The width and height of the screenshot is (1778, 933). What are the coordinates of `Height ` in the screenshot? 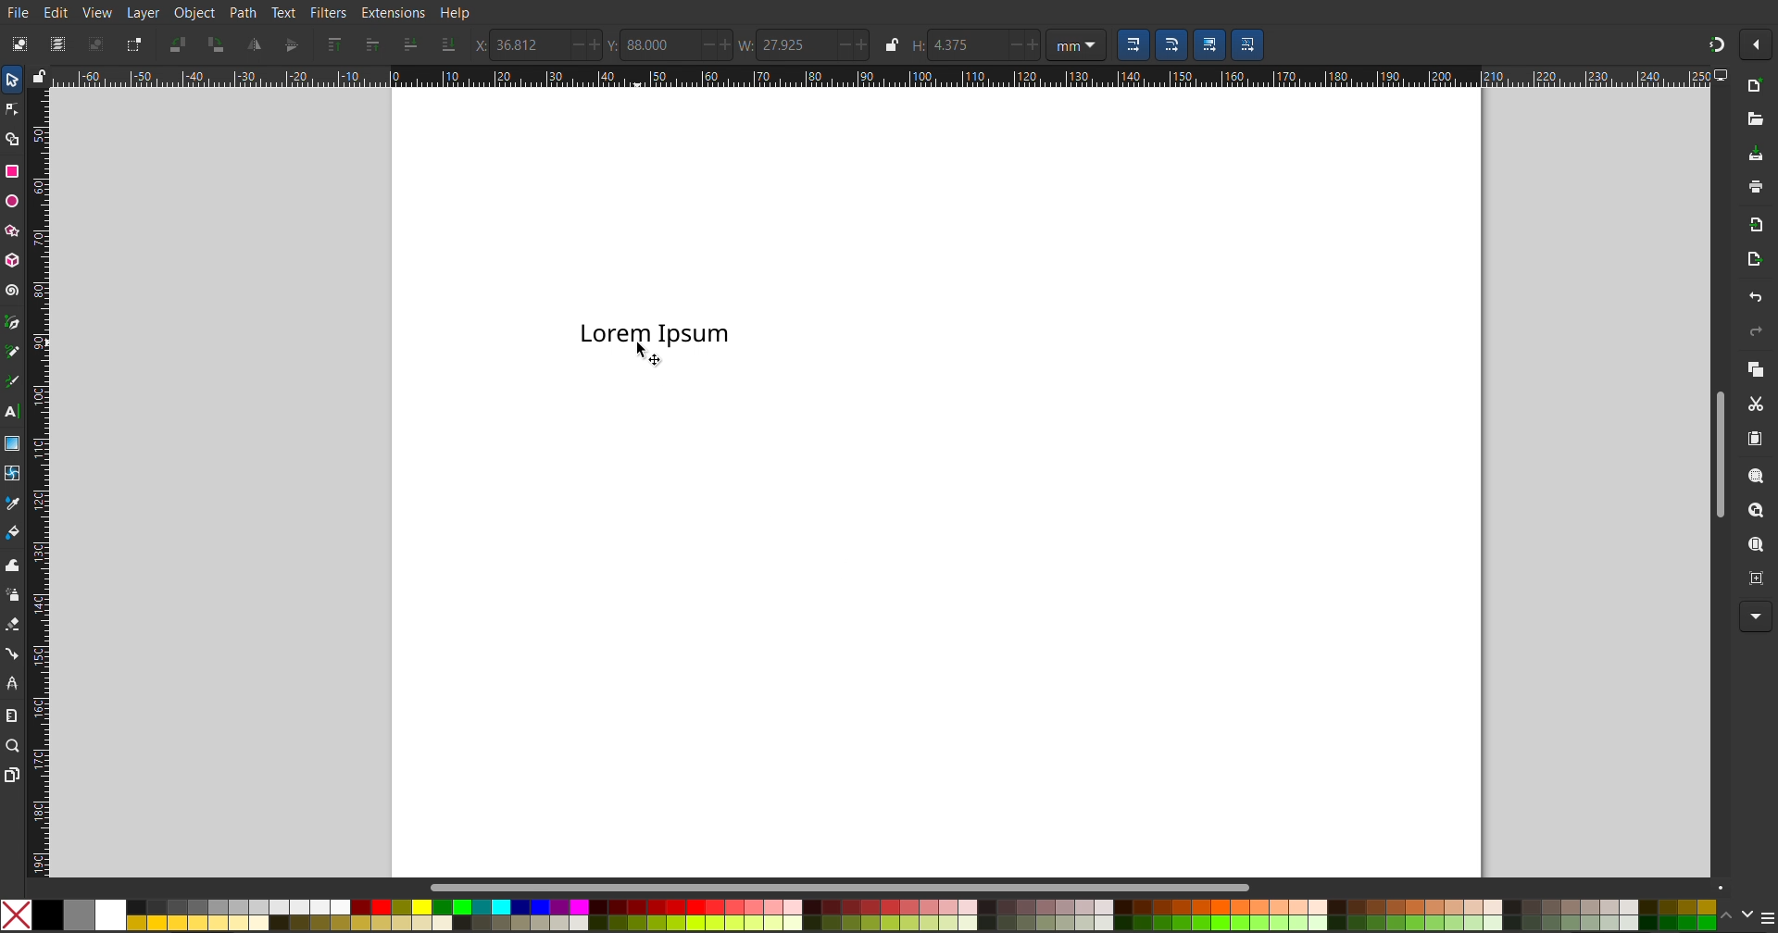 It's located at (975, 45).